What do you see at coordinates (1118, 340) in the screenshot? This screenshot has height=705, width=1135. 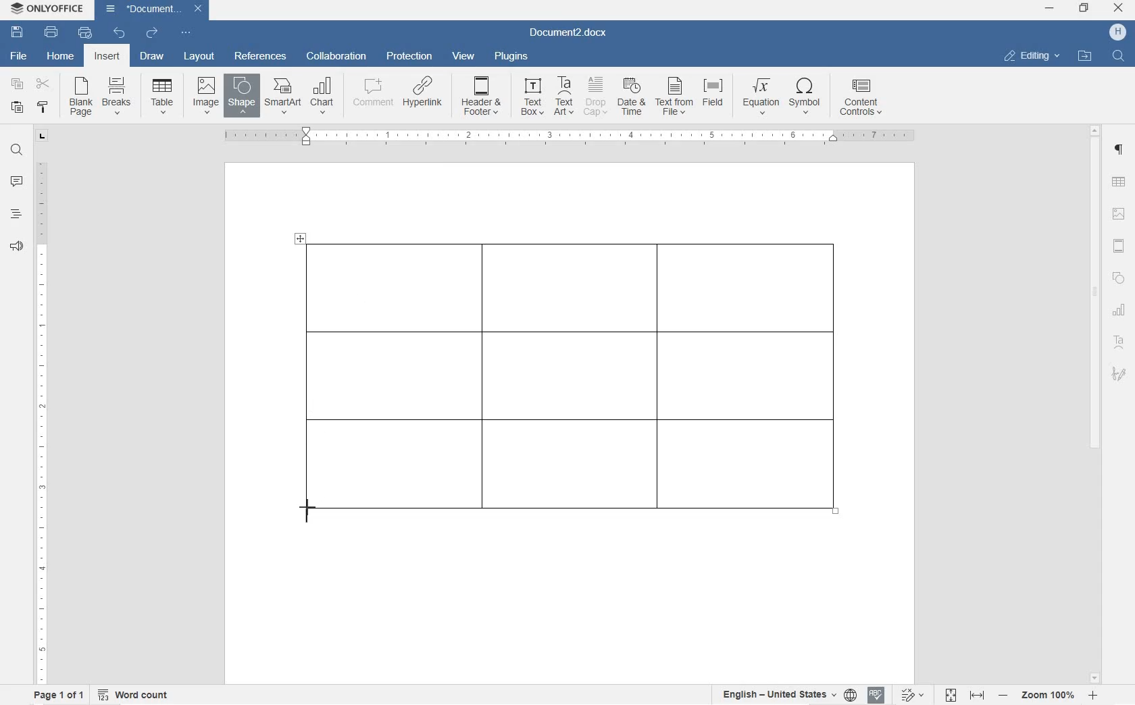 I see `textart` at bounding box center [1118, 340].